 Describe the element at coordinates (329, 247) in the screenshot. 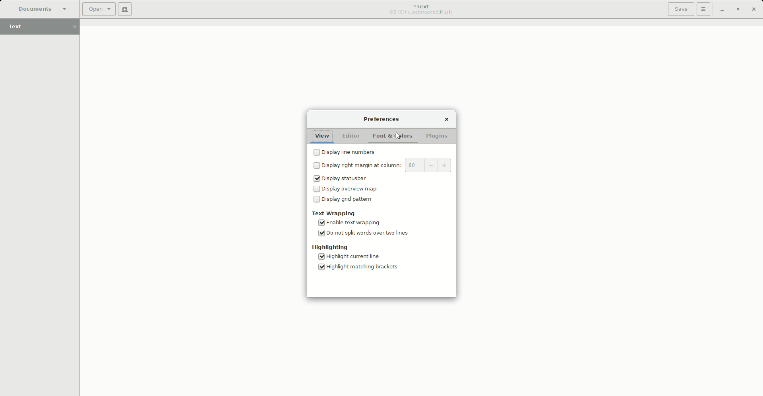

I see `Highlighting` at that location.